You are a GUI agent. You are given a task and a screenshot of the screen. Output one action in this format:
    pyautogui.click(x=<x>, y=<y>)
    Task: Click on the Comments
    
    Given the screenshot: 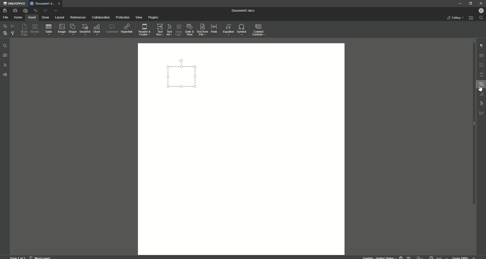 What is the action you would take?
    pyautogui.click(x=5, y=56)
    